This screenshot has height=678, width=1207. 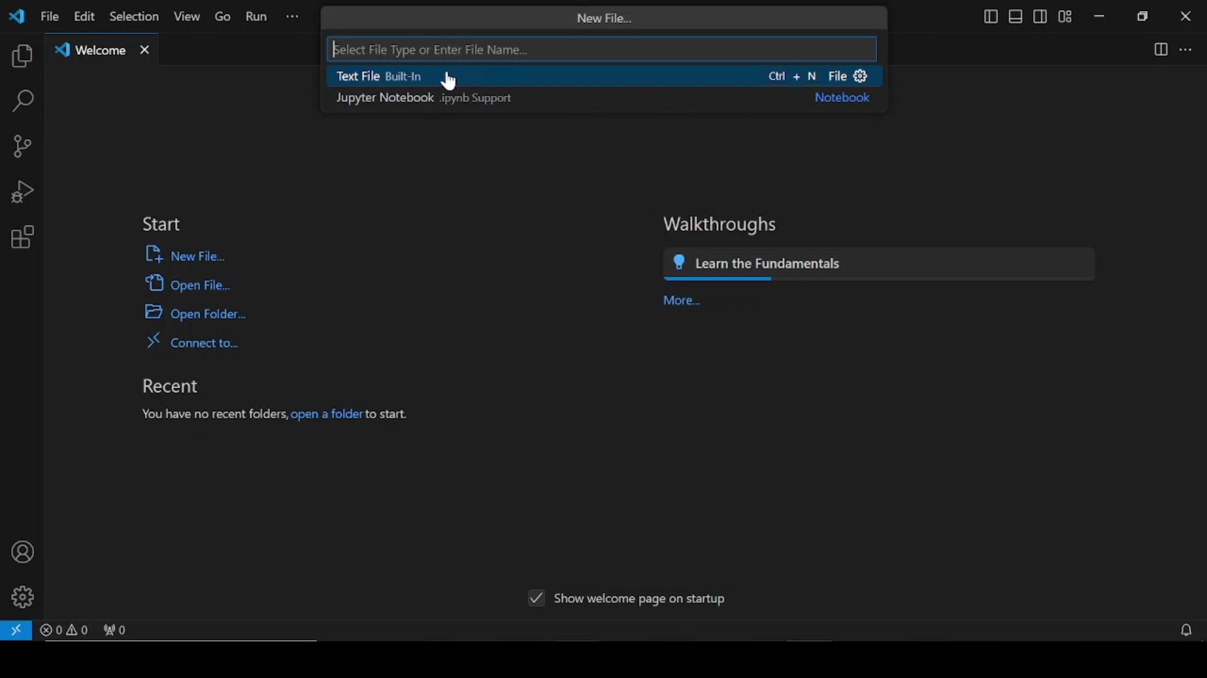 What do you see at coordinates (275, 416) in the screenshot?
I see `you have no recent folders, open a folder start` at bounding box center [275, 416].